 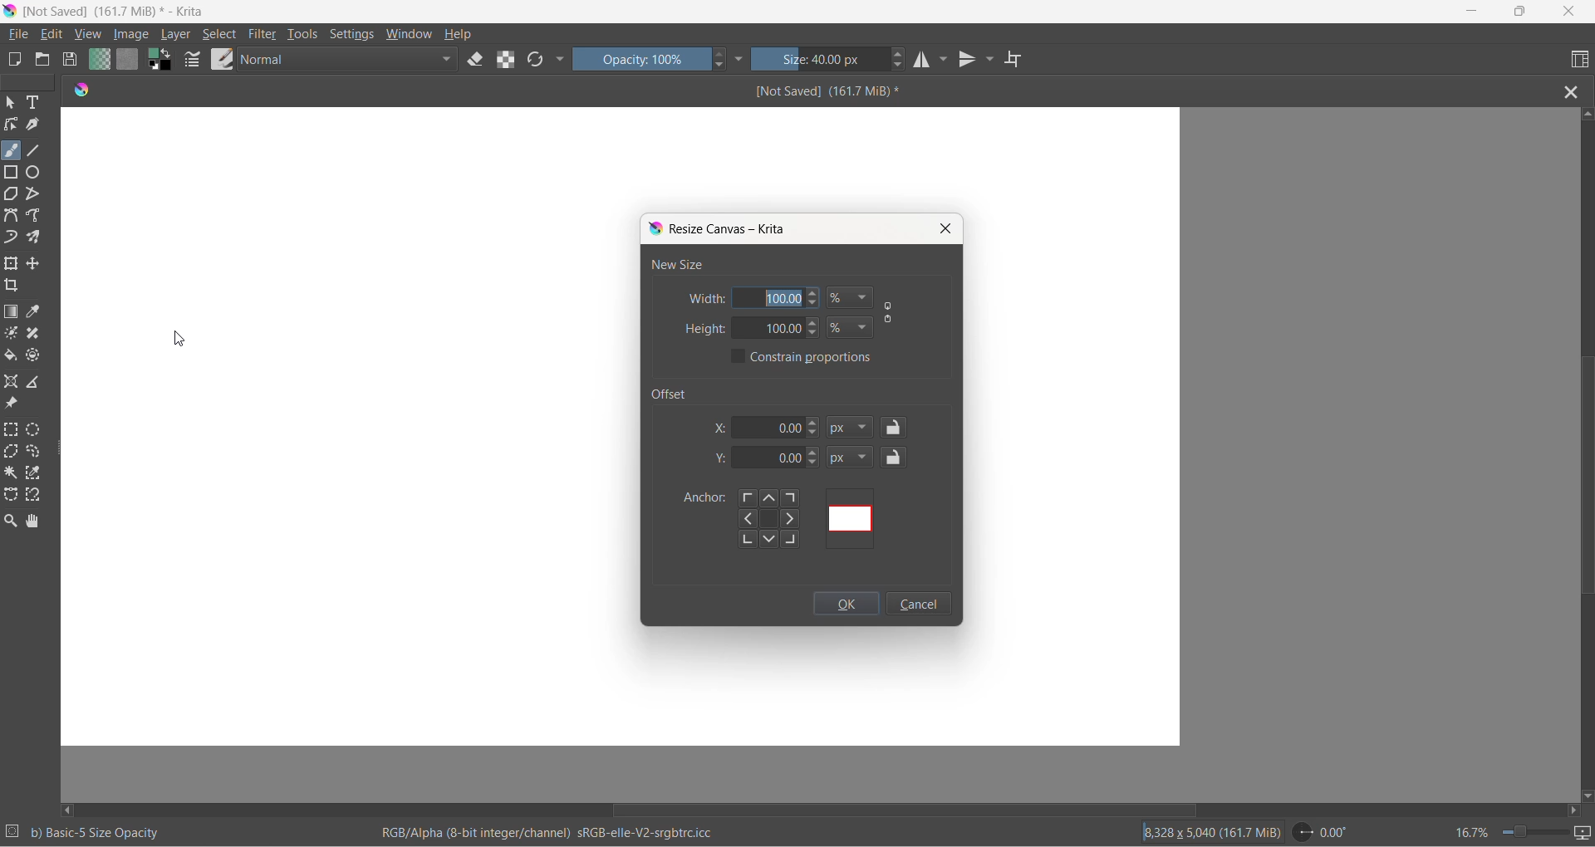 What do you see at coordinates (1569, 12) in the screenshot?
I see `close` at bounding box center [1569, 12].